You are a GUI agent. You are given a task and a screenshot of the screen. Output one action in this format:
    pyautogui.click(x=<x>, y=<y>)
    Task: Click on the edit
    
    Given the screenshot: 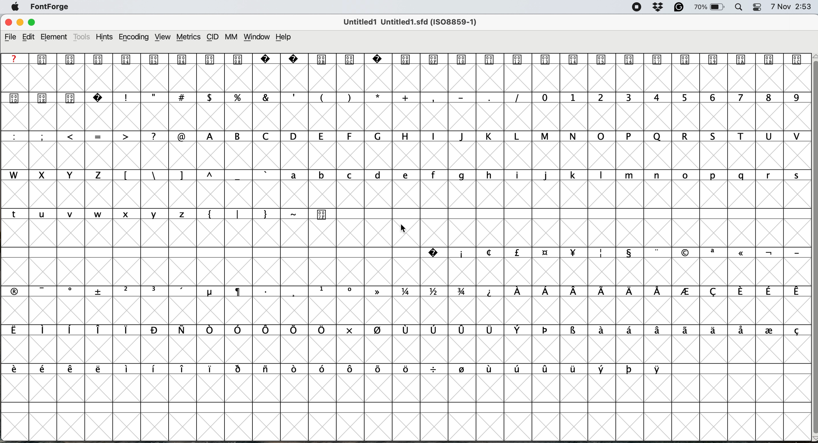 What is the action you would take?
    pyautogui.click(x=31, y=37)
    